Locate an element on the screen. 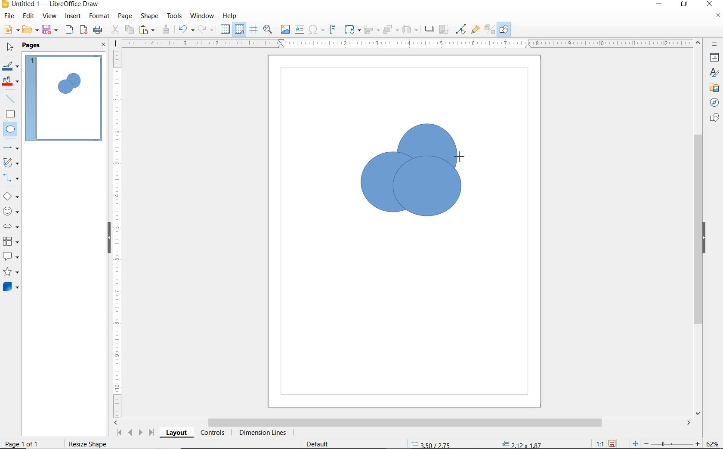 The width and height of the screenshot is (723, 449). RESTORE DOWN is located at coordinates (684, 4).